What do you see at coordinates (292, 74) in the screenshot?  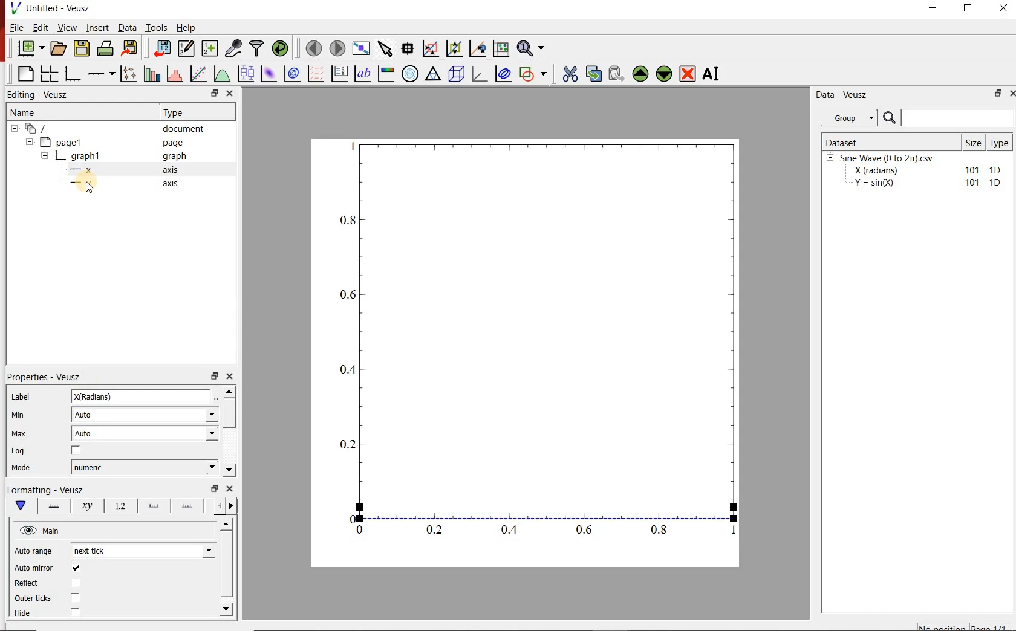 I see `plot 2d dataset as contours` at bounding box center [292, 74].